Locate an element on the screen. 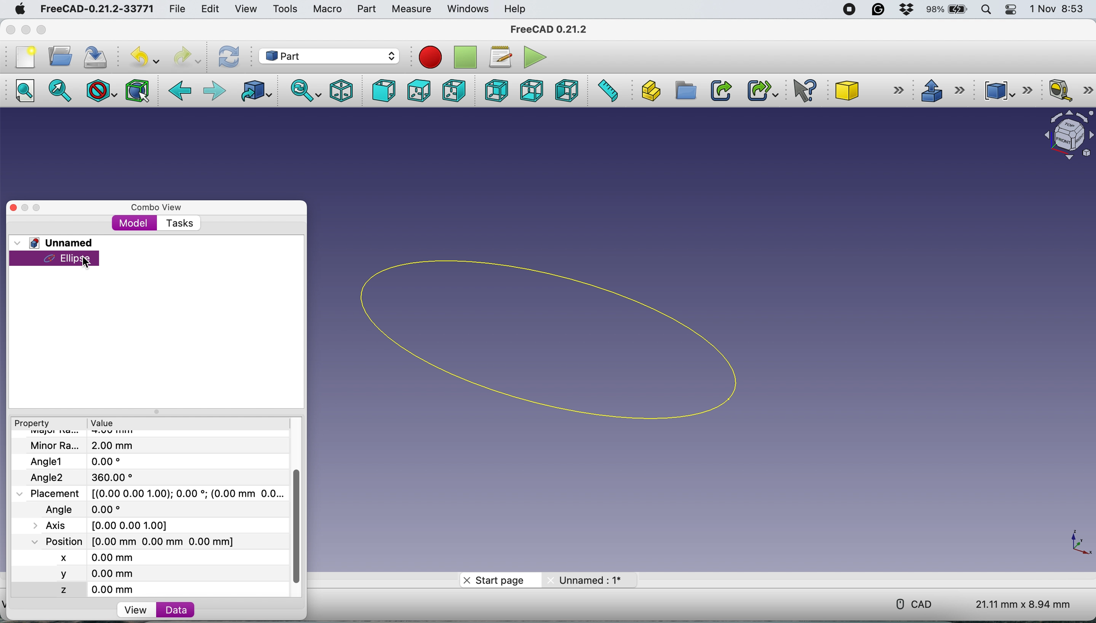 Image resolution: width=1096 pixels, height=623 pixels. measure is located at coordinates (411, 10).